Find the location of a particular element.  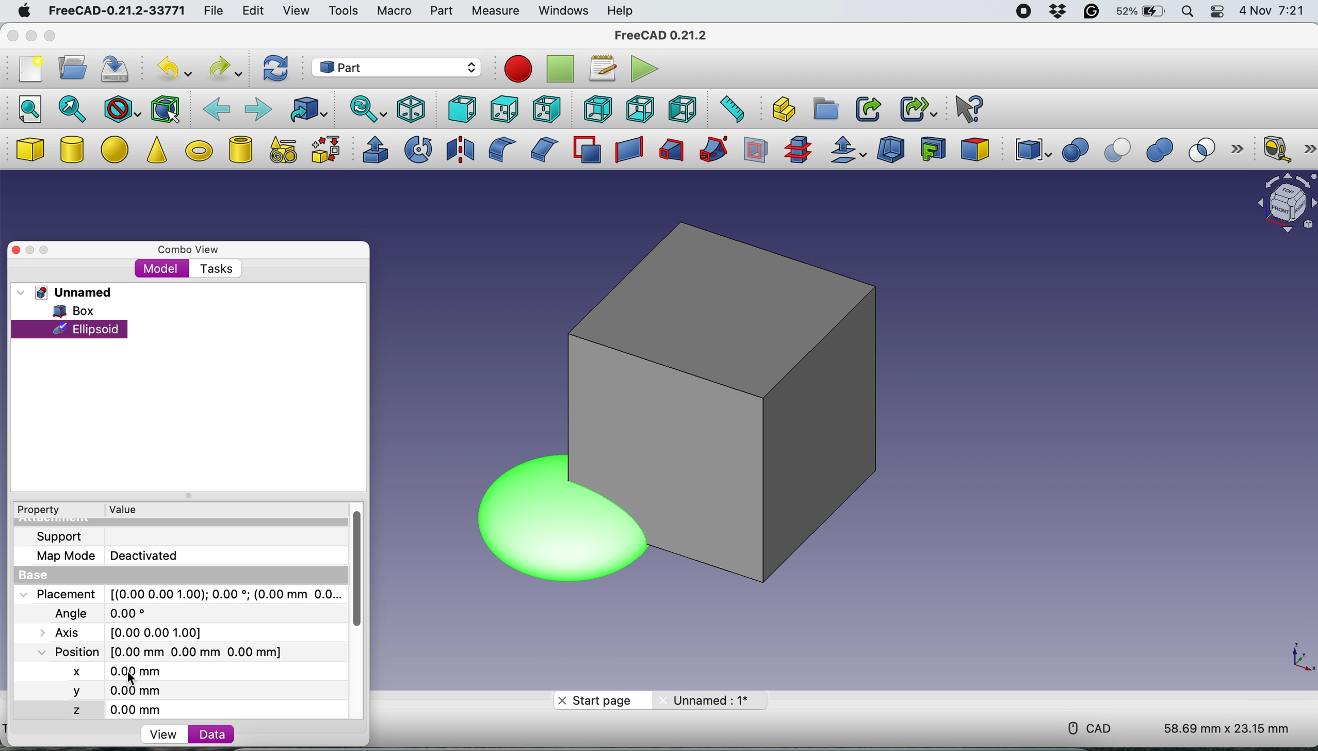

y 0.00 mm is located at coordinates (118, 693).